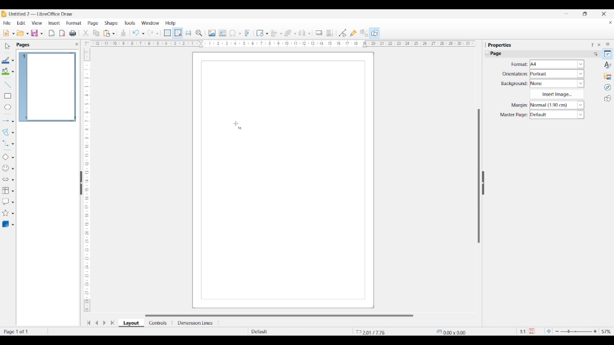 The image size is (614, 345). What do you see at coordinates (513, 115) in the screenshot?
I see `Indicates master page settings` at bounding box center [513, 115].